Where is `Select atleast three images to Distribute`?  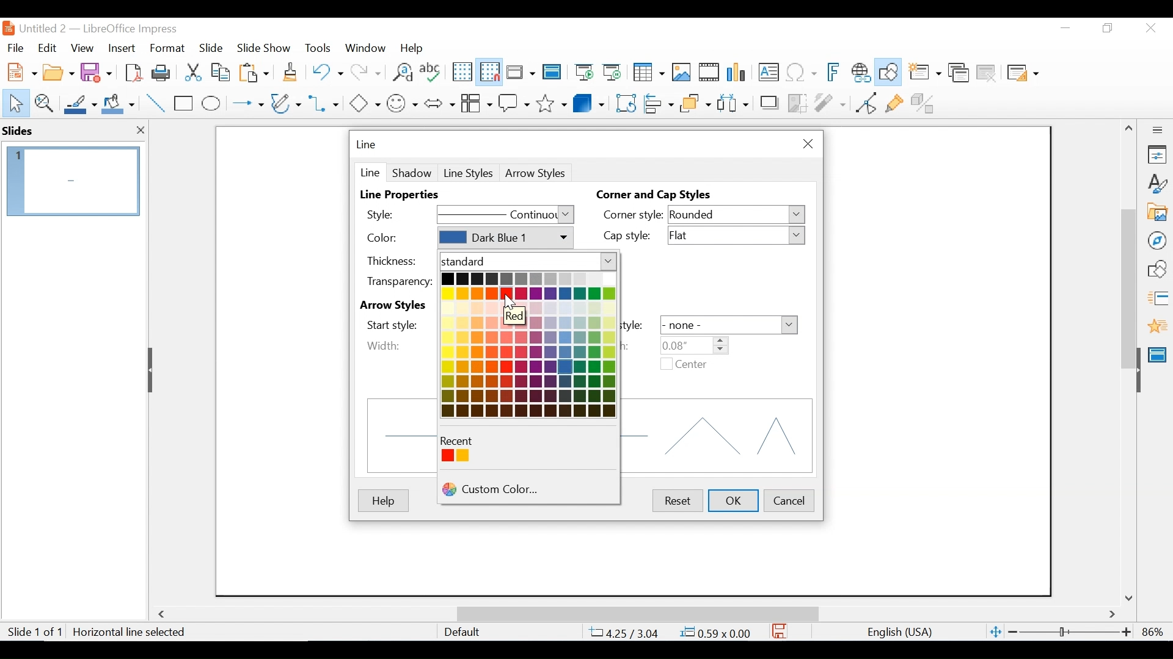 Select atleast three images to Distribute is located at coordinates (733, 102).